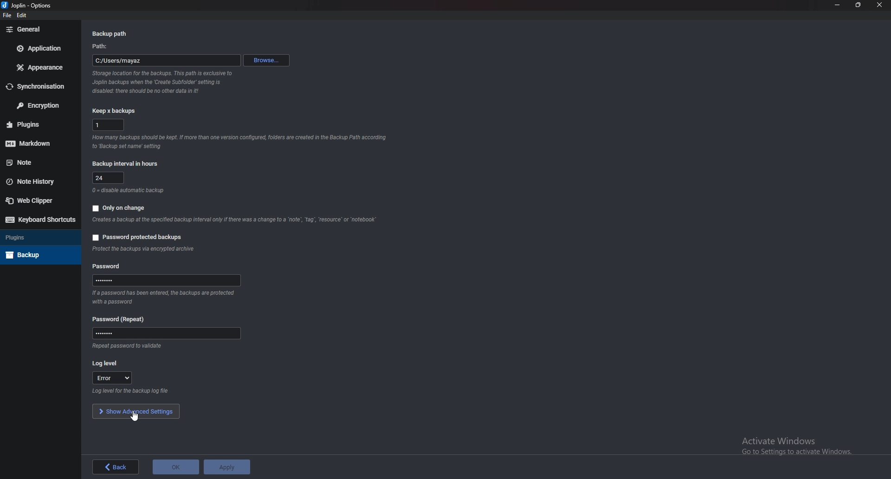 The image size is (891, 479). I want to click on Minimize, so click(839, 6).